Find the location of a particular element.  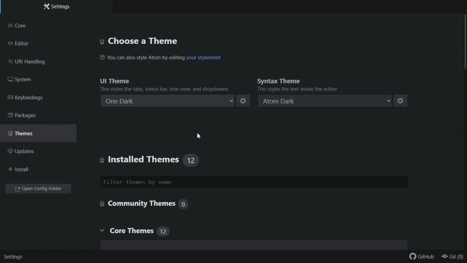

git is located at coordinates (453, 257).